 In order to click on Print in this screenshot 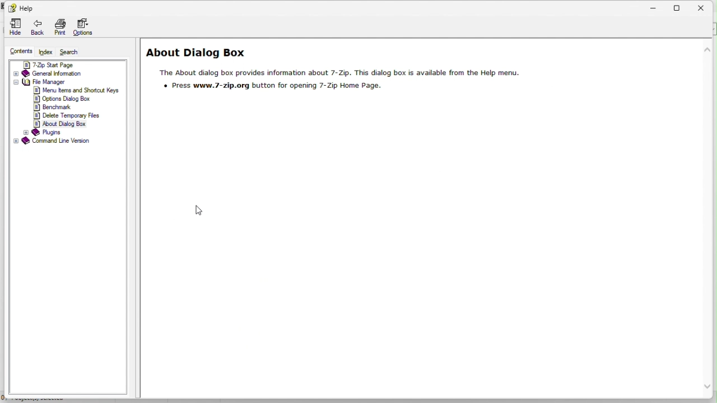, I will do `click(59, 28)`.